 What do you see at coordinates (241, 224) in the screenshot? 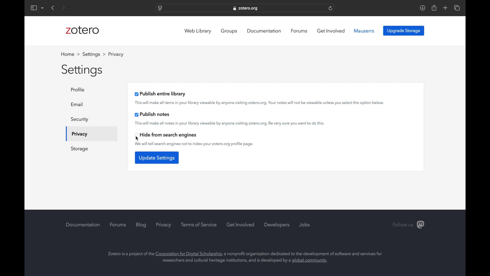
I see `get involved` at bounding box center [241, 224].